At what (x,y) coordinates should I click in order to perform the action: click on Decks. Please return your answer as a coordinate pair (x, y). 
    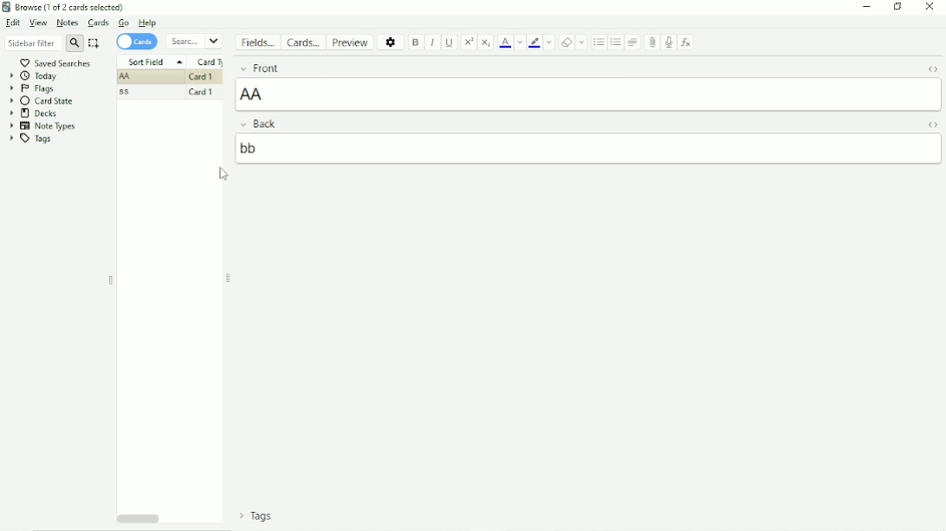
    Looking at the image, I should click on (36, 113).